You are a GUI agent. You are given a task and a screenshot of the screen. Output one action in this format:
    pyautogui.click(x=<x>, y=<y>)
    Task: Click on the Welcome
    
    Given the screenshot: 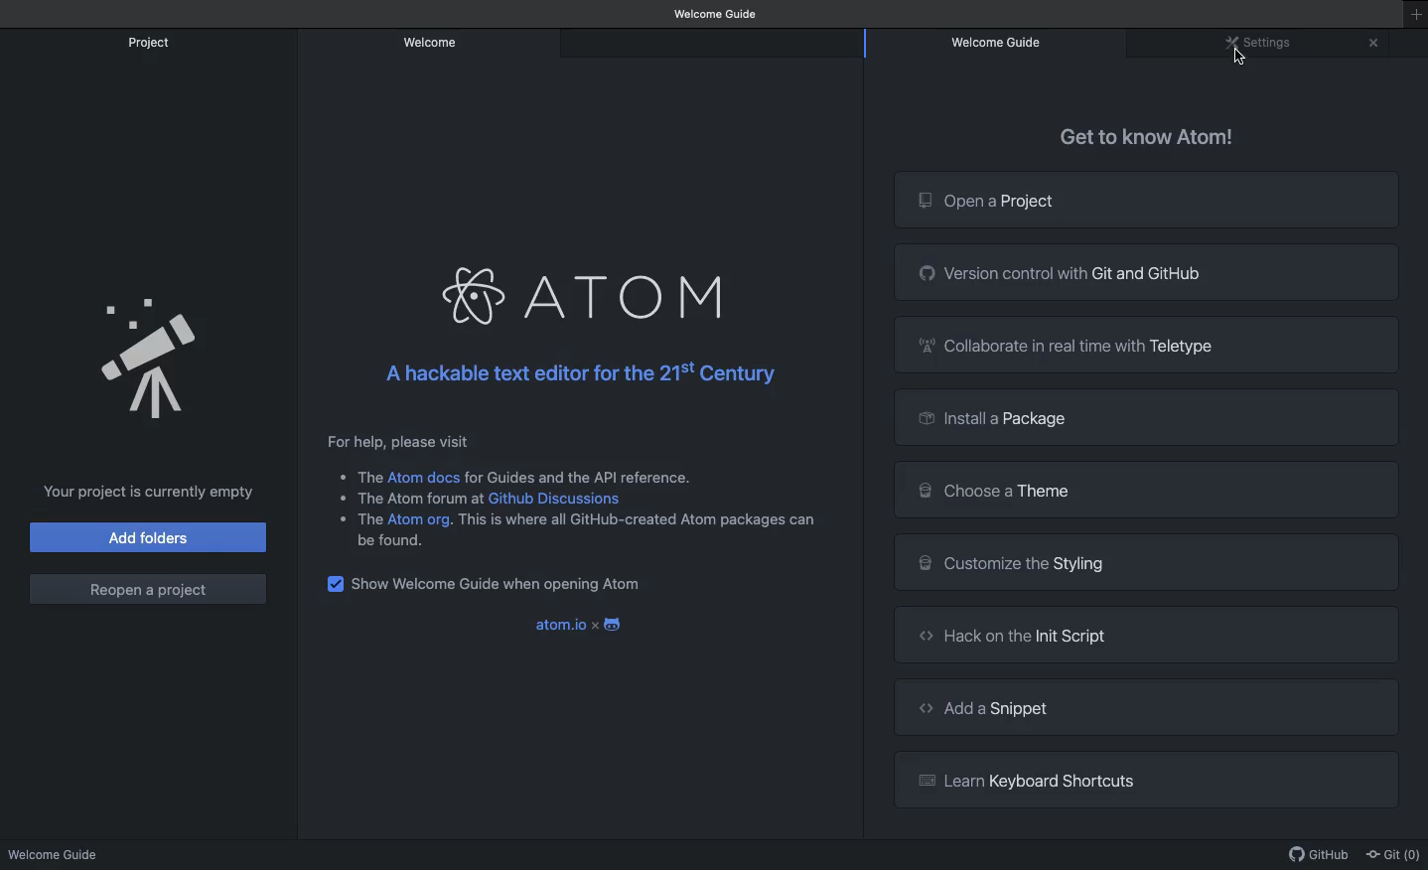 What is the action you would take?
    pyautogui.click(x=430, y=43)
    